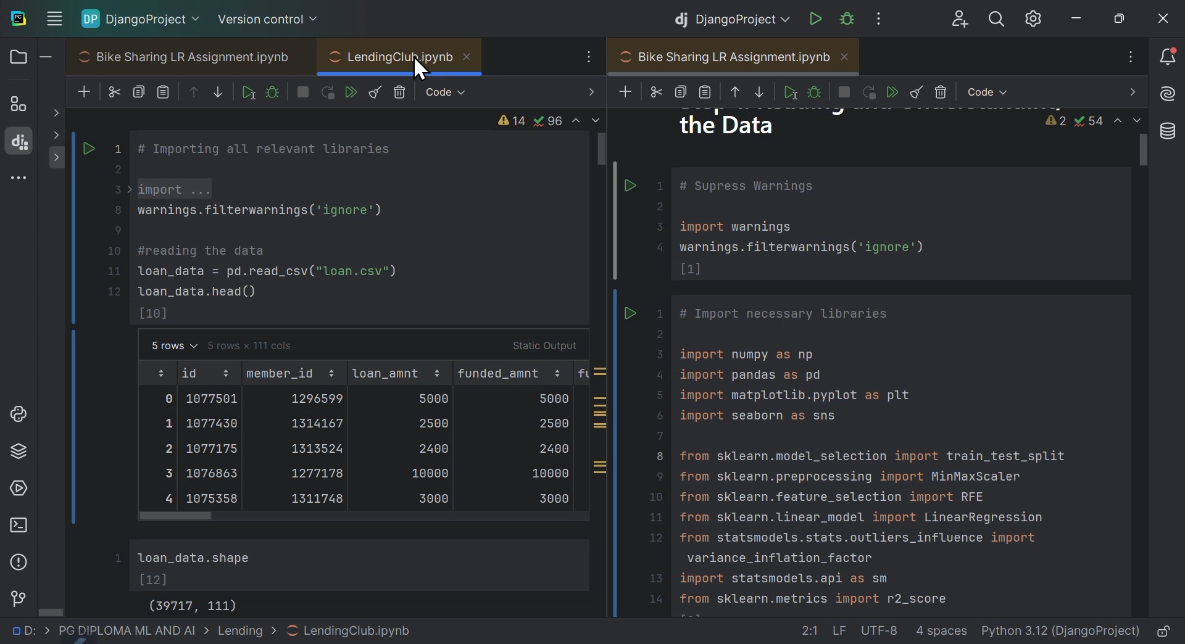  I want to click on , so click(846, 90).